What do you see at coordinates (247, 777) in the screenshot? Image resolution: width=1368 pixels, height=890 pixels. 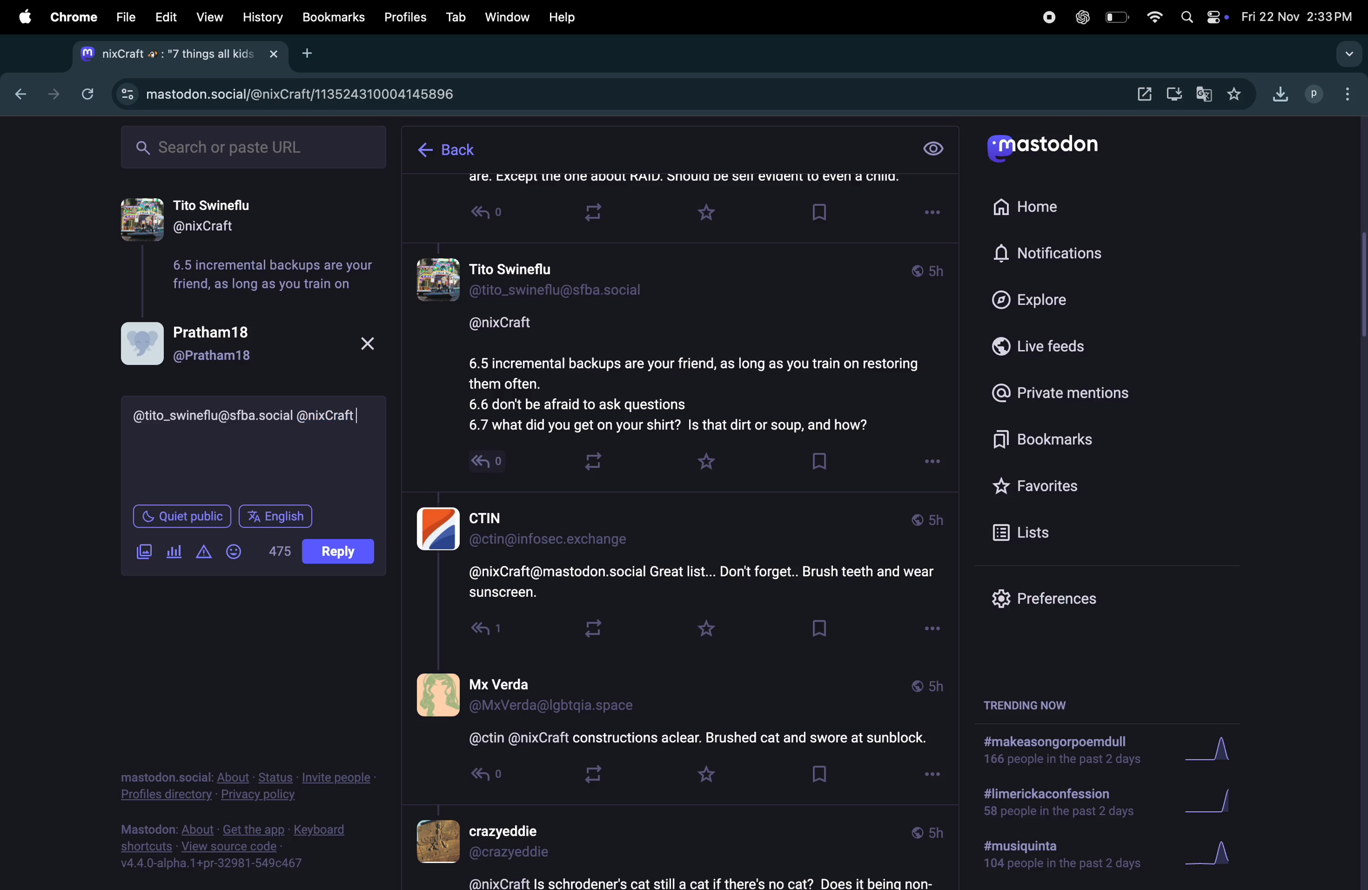 I see `mastodon.social: About - Status - Invite people -
Profiles directory - Privacy policy.` at bounding box center [247, 777].